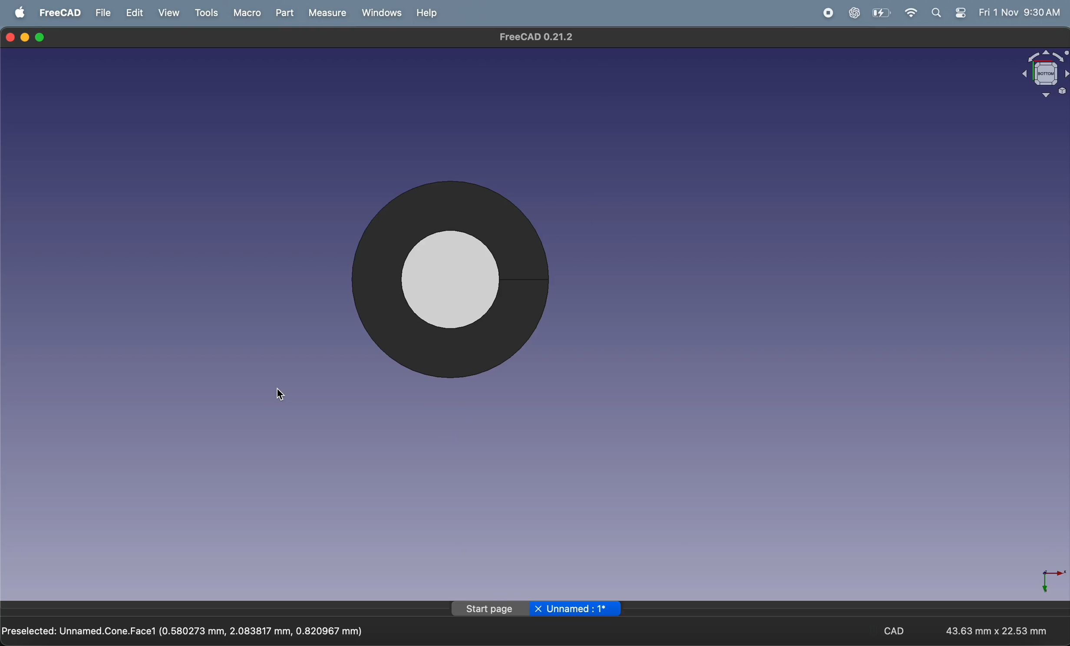 The image size is (1070, 646). What do you see at coordinates (60, 12) in the screenshot?
I see `FreeCAD` at bounding box center [60, 12].